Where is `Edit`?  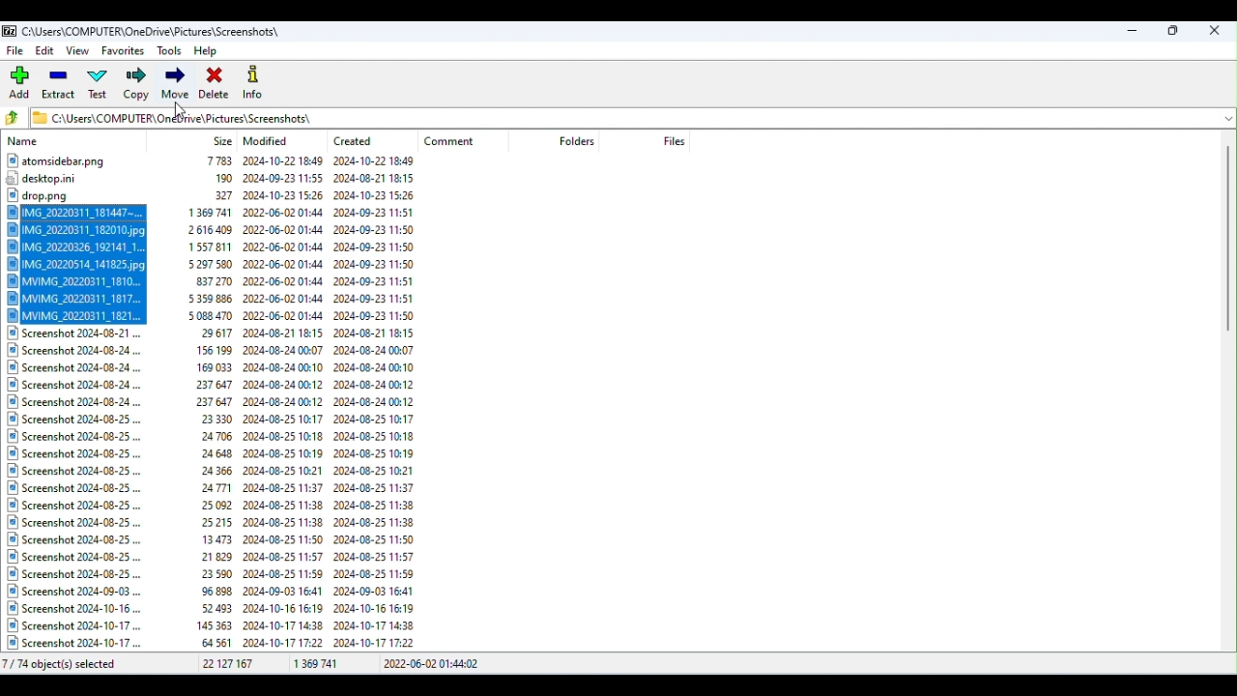 Edit is located at coordinates (46, 53).